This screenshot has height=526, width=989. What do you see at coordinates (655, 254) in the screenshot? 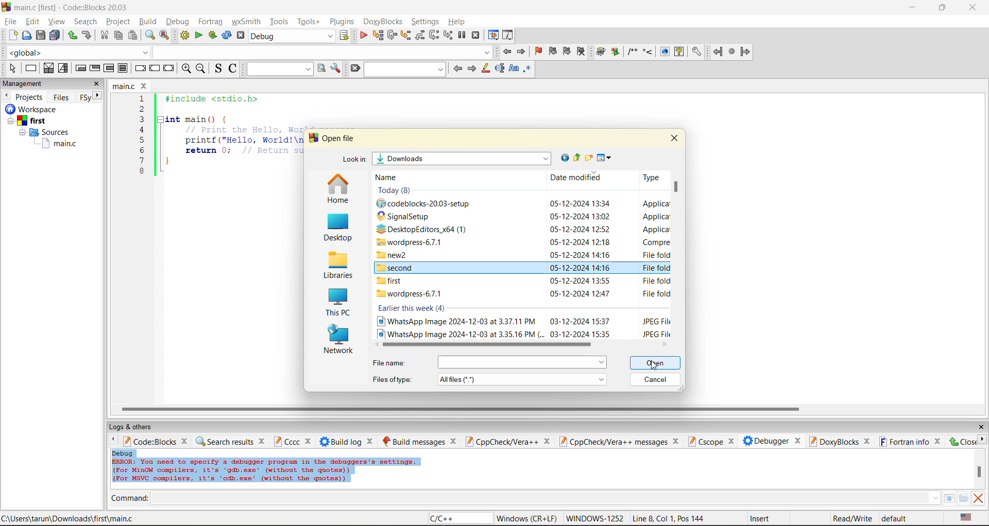
I see `type` at bounding box center [655, 254].